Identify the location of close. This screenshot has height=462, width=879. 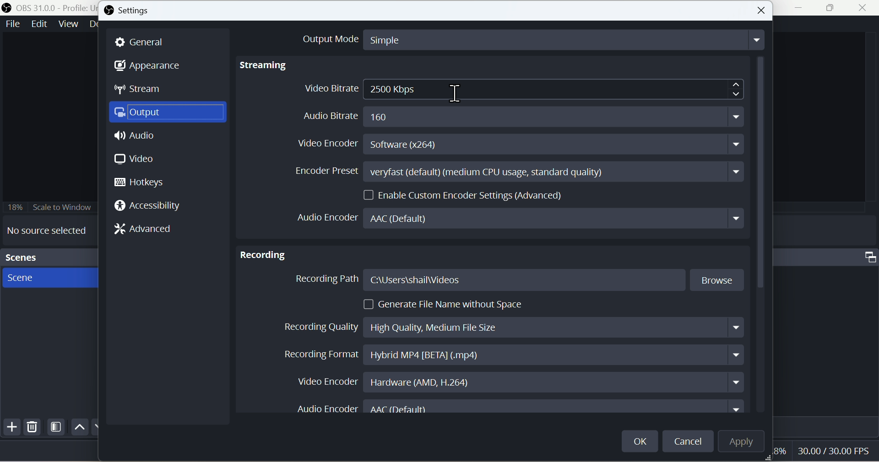
(865, 9).